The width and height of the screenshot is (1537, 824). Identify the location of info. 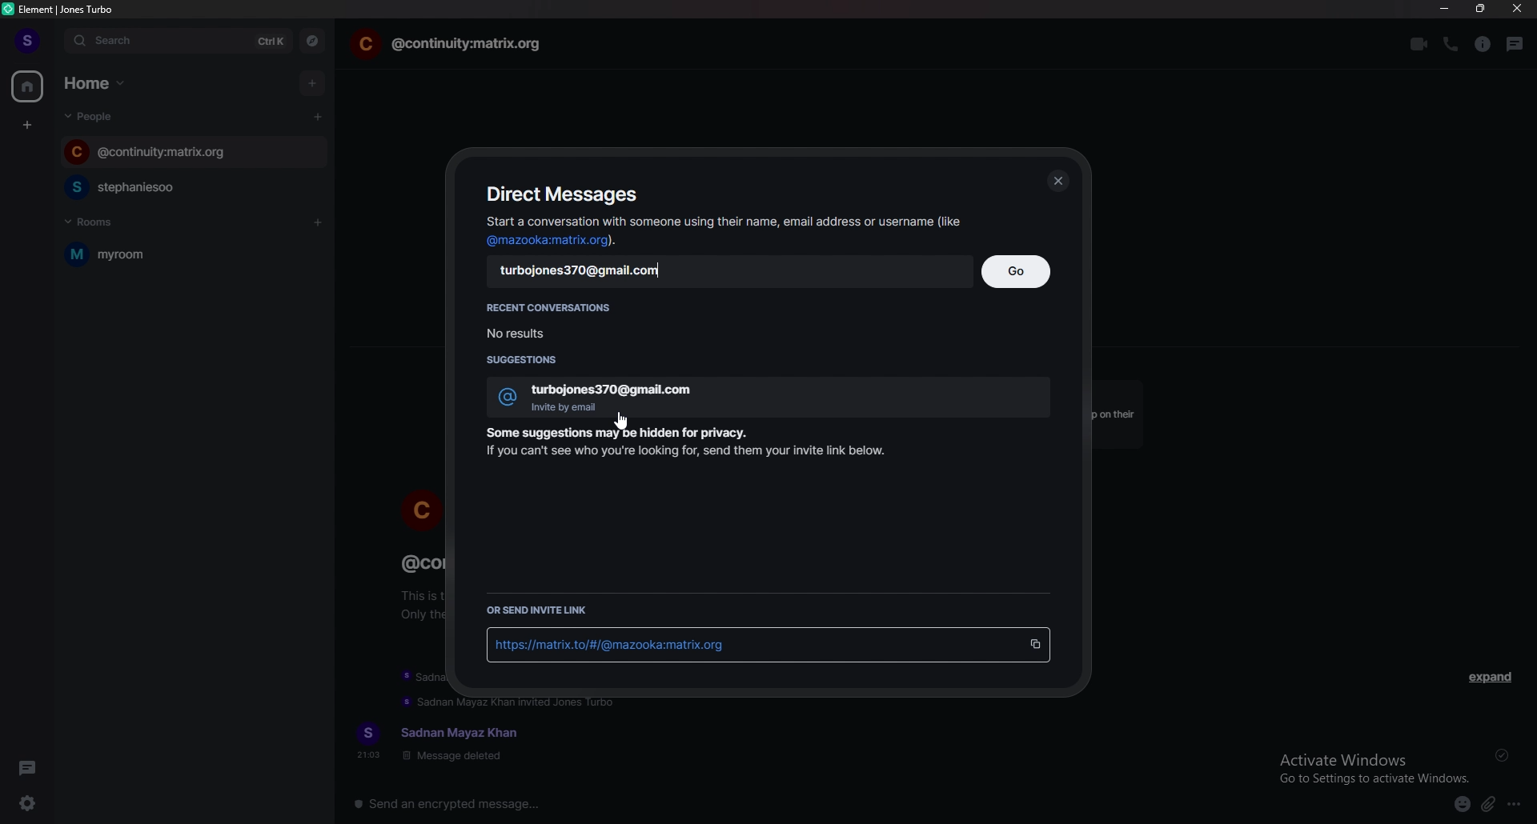
(692, 444).